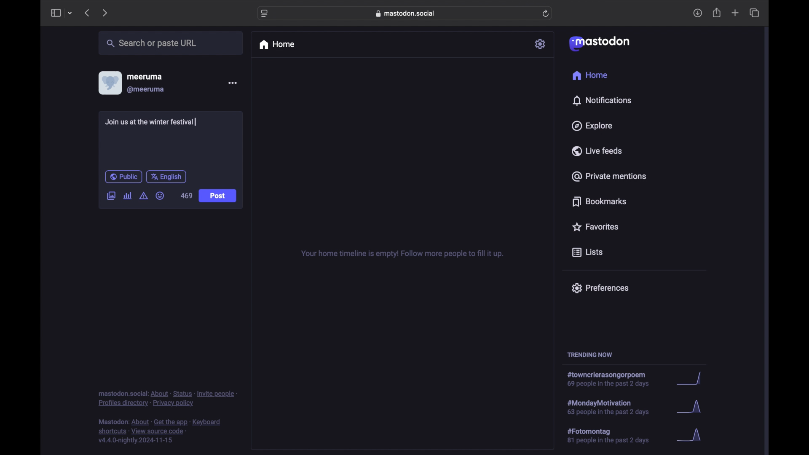  What do you see at coordinates (161, 431) in the screenshot?
I see `footnote` at bounding box center [161, 431].